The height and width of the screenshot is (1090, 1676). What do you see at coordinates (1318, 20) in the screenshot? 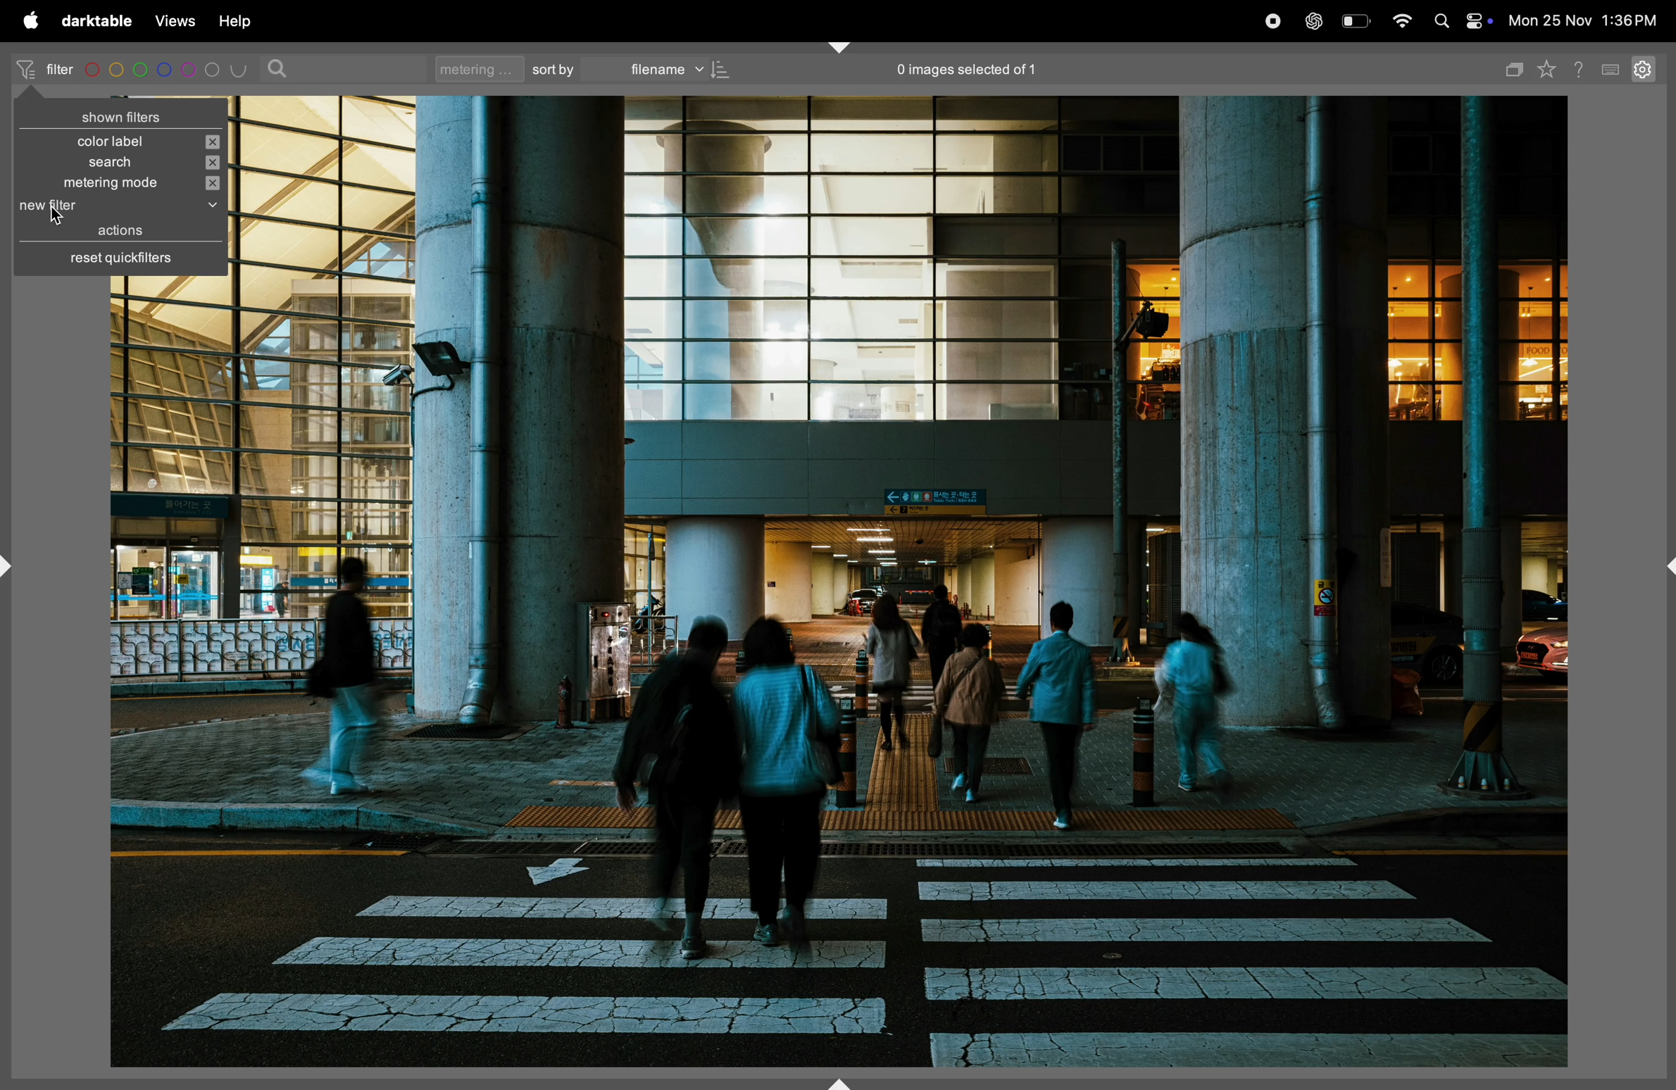
I see `chatgpt` at bounding box center [1318, 20].